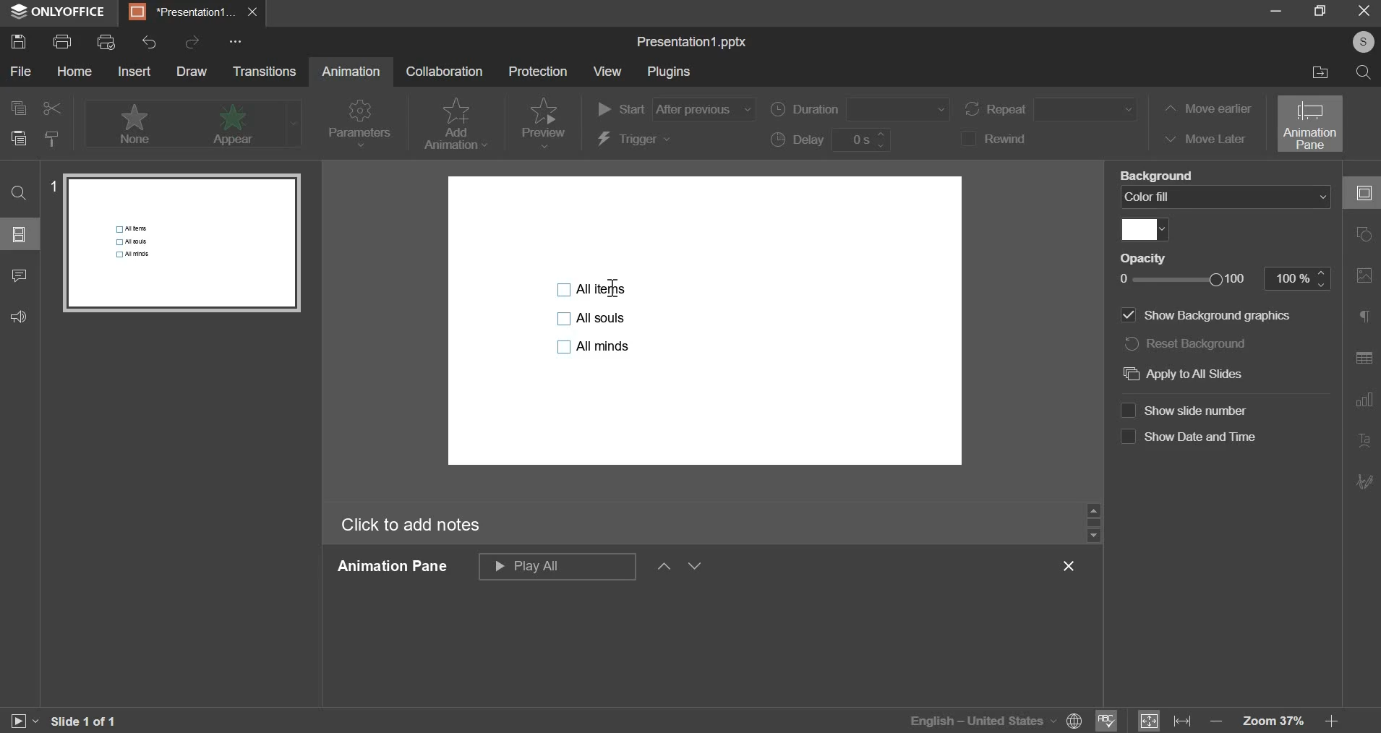  I want to click on slide preview, so click(181, 242).